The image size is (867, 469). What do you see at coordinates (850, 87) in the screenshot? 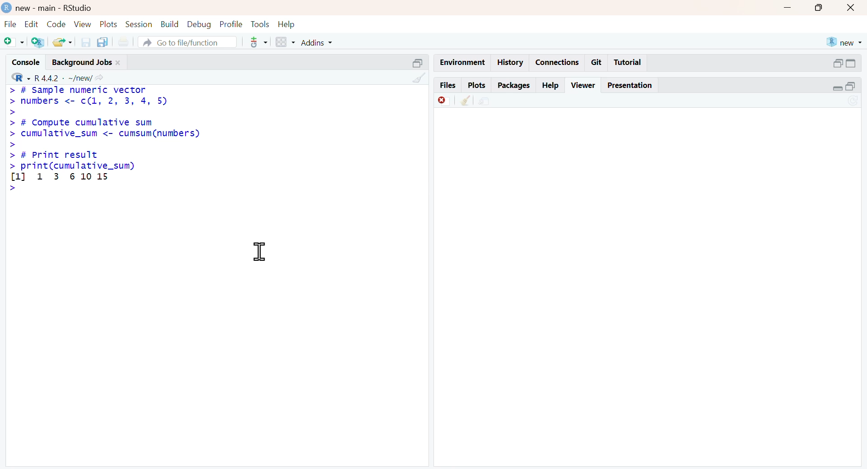
I see `open in separate window` at bounding box center [850, 87].